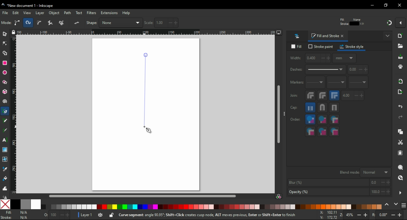  Describe the element at coordinates (327, 207) in the screenshot. I see `color tone pallete` at that location.